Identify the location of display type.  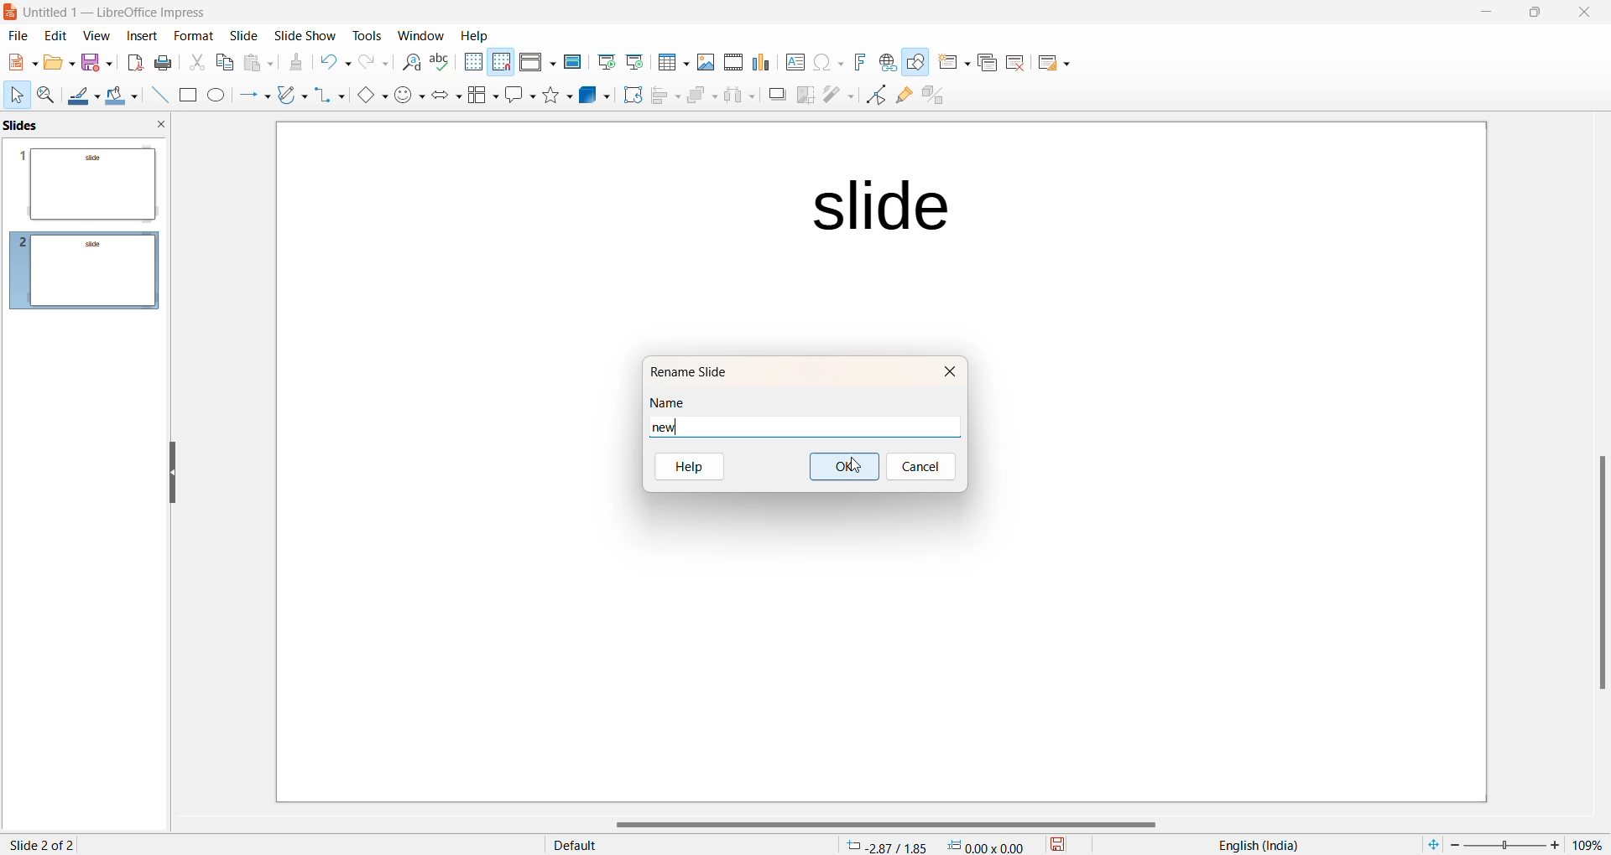
(667, 845).